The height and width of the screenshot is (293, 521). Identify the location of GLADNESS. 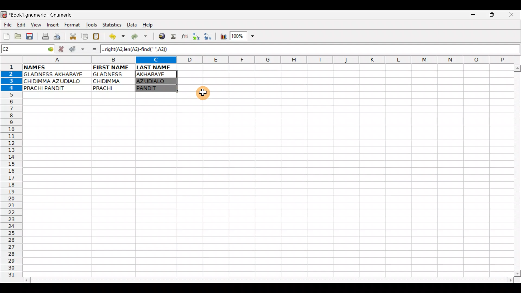
(112, 74).